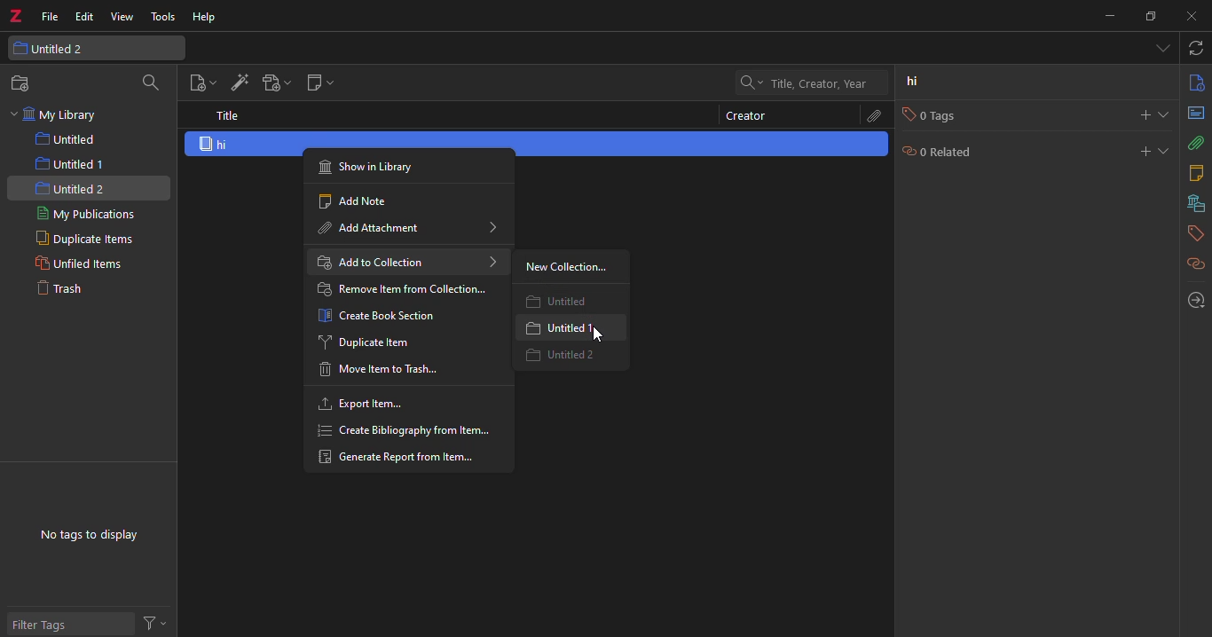 The image size is (1212, 637). I want to click on export item, so click(362, 405).